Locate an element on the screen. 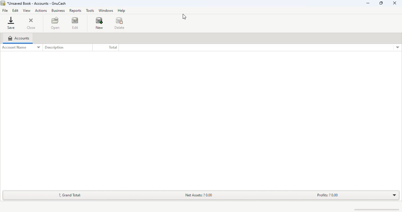  new is located at coordinates (99, 23).